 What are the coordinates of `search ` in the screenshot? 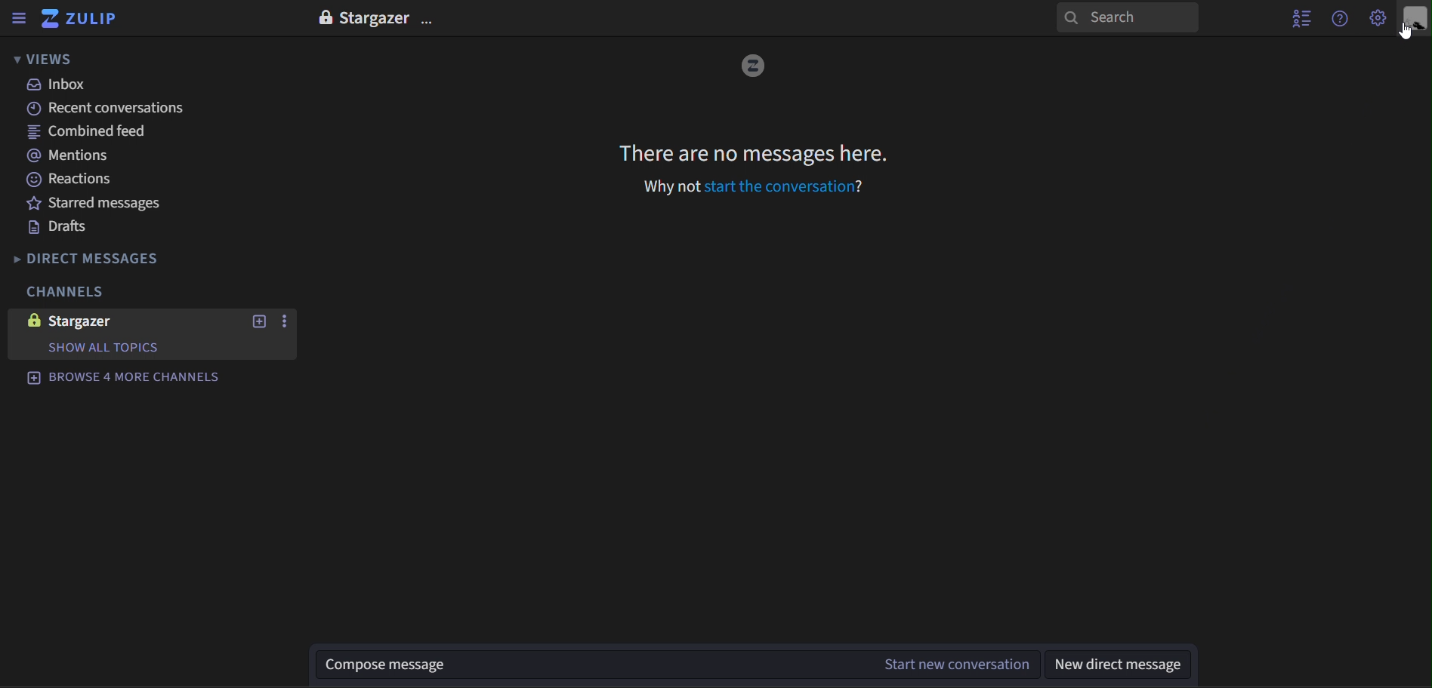 It's located at (1126, 18).